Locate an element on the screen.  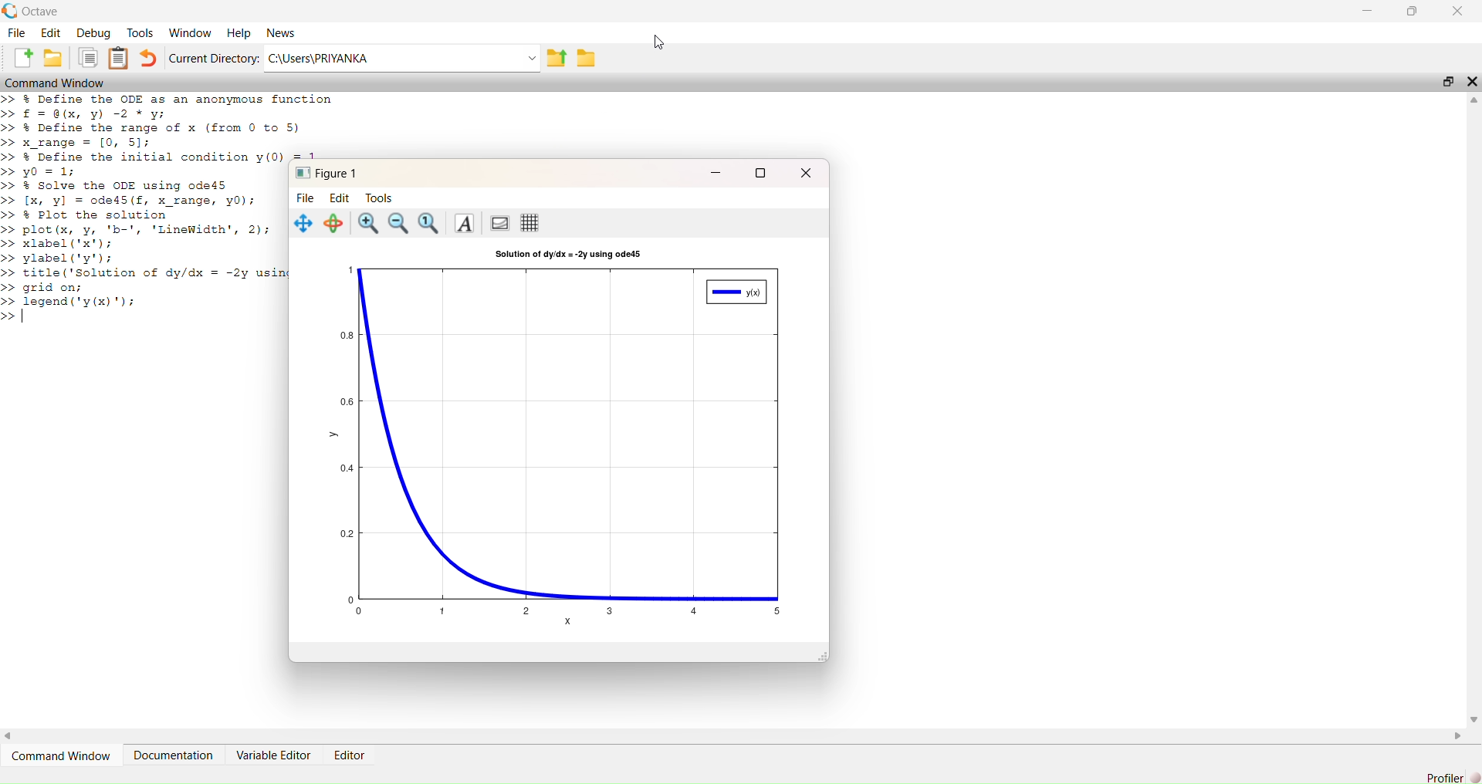
close is located at coordinates (1458, 10).